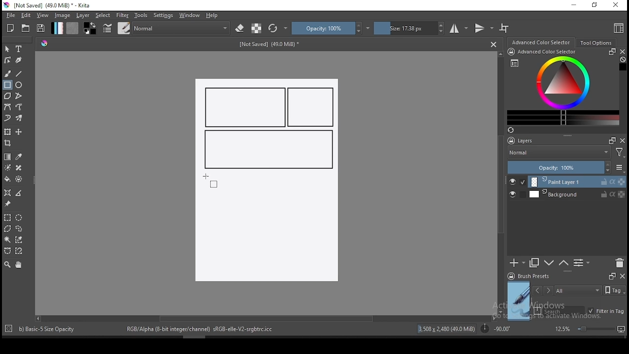  Describe the element at coordinates (19, 59) in the screenshot. I see `calligraphy` at that location.